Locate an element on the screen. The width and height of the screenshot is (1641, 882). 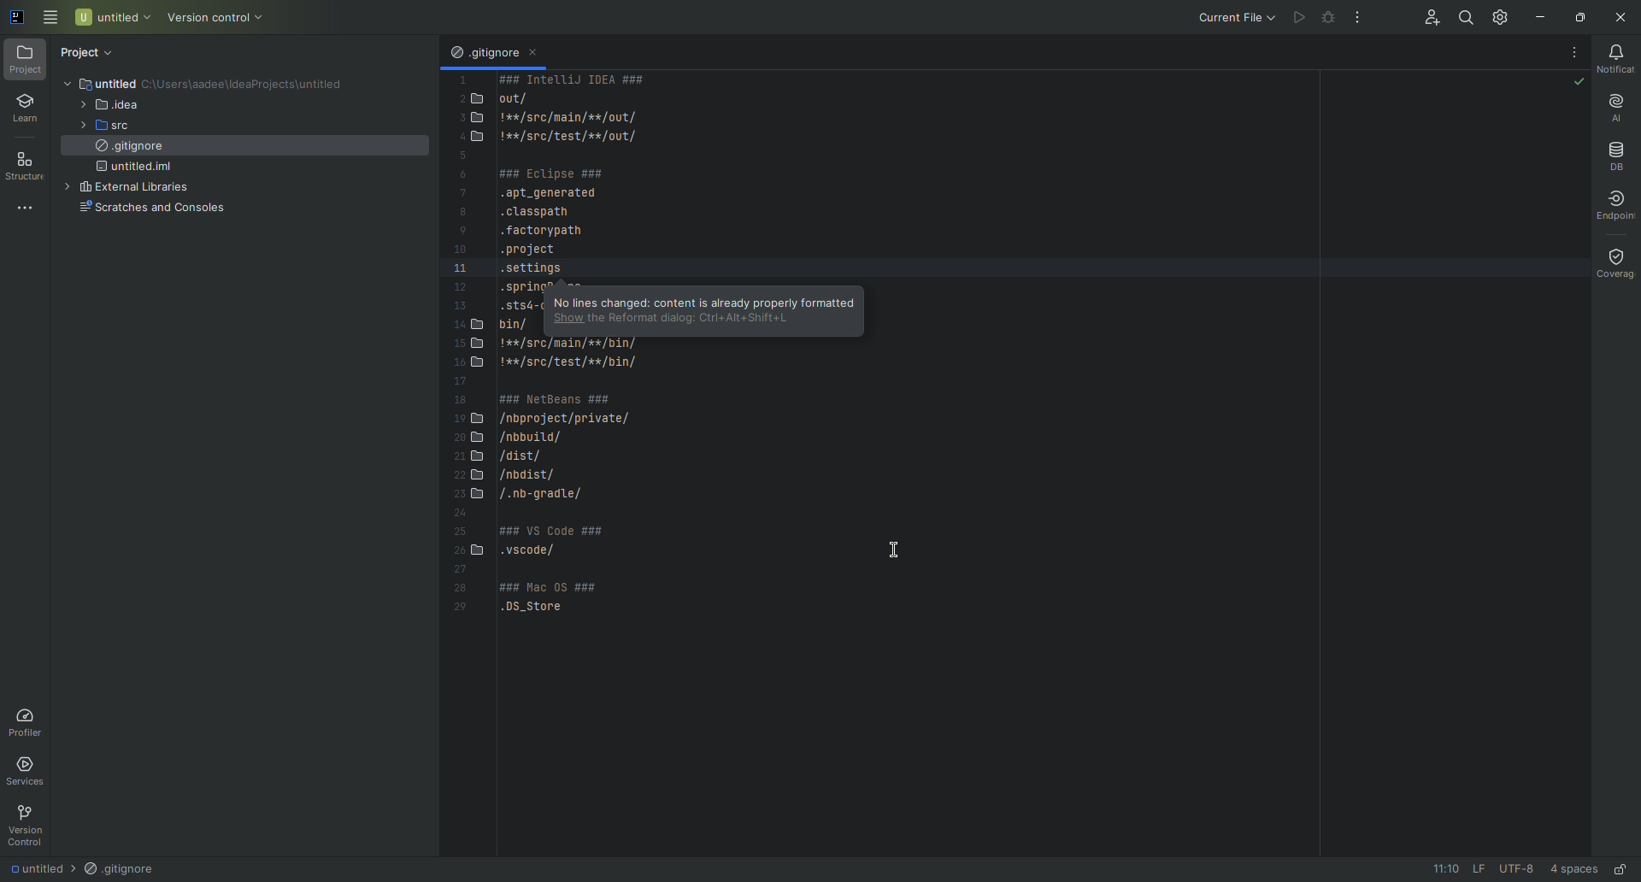
Lock is located at coordinates (1621, 867).